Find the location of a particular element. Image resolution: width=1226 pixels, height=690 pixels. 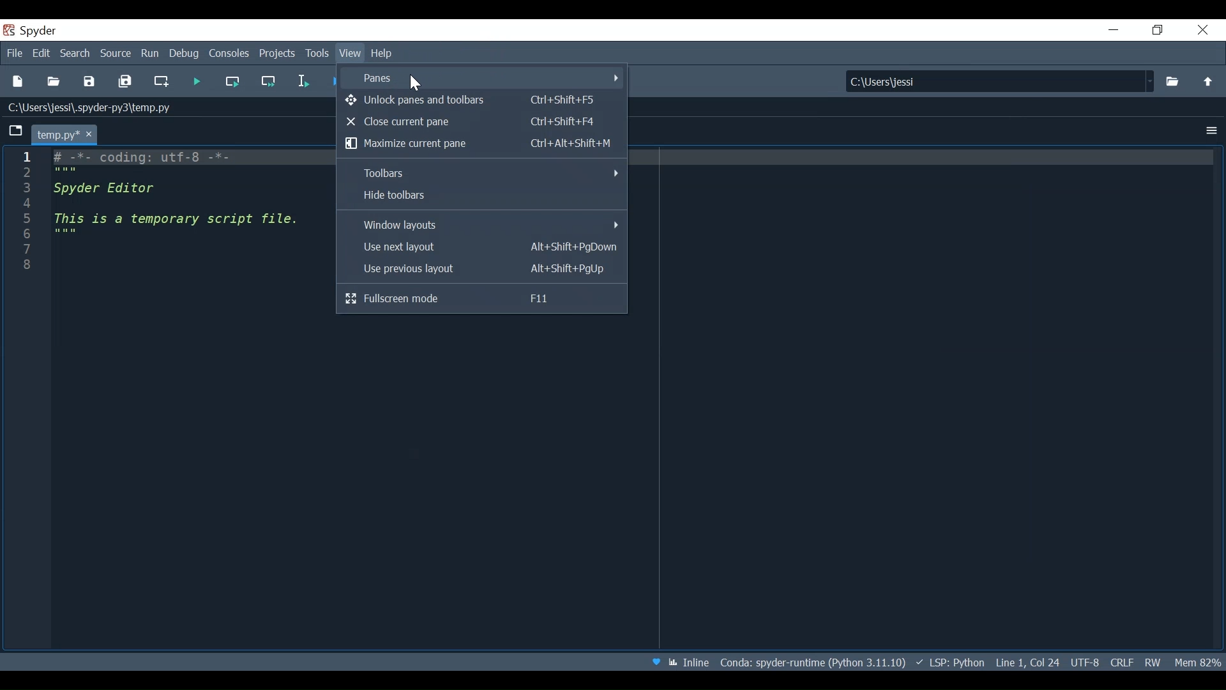

Browse is located at coordinates (1173, 80).